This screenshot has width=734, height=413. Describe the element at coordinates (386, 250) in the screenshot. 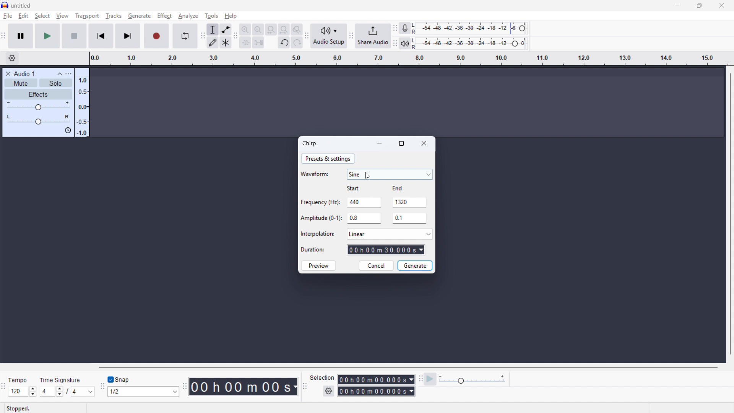

I see `Duration ` at that location.